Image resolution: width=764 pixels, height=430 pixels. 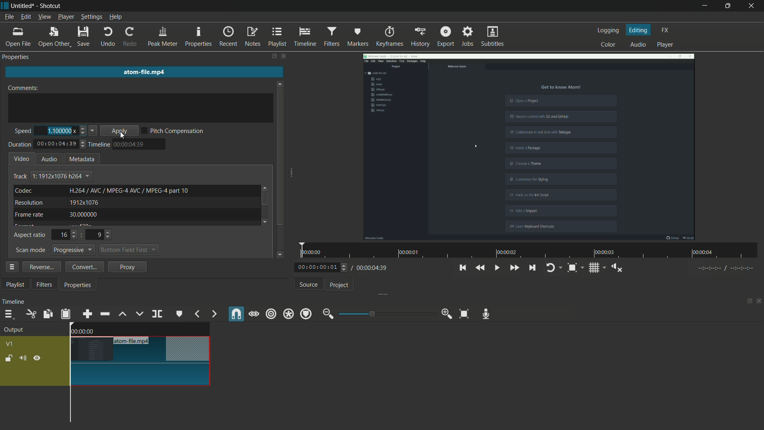 I want to click on go down, so click(x=281, y=253).